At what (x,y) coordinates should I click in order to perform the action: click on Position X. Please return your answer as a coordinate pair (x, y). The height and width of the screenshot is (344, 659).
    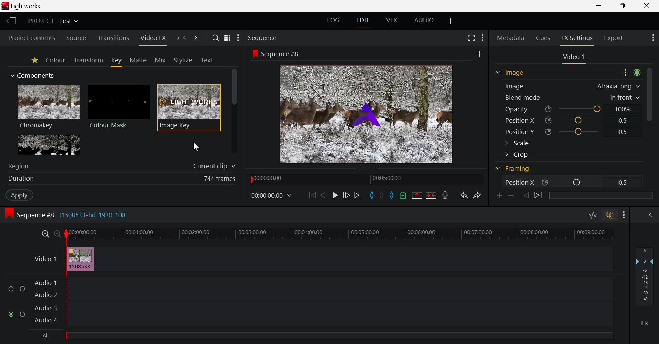
    Looking at the image, I should click on (577, 181).